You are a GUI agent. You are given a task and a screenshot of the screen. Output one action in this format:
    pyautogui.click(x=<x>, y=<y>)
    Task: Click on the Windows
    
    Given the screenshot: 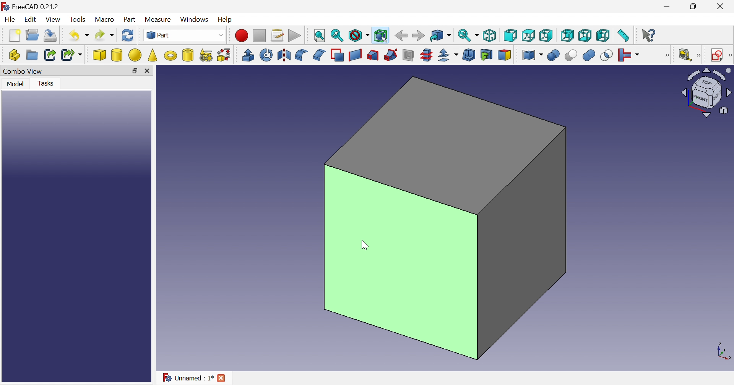 What is the action you would take?
    pyautogui.click(x=195, y=20)
    